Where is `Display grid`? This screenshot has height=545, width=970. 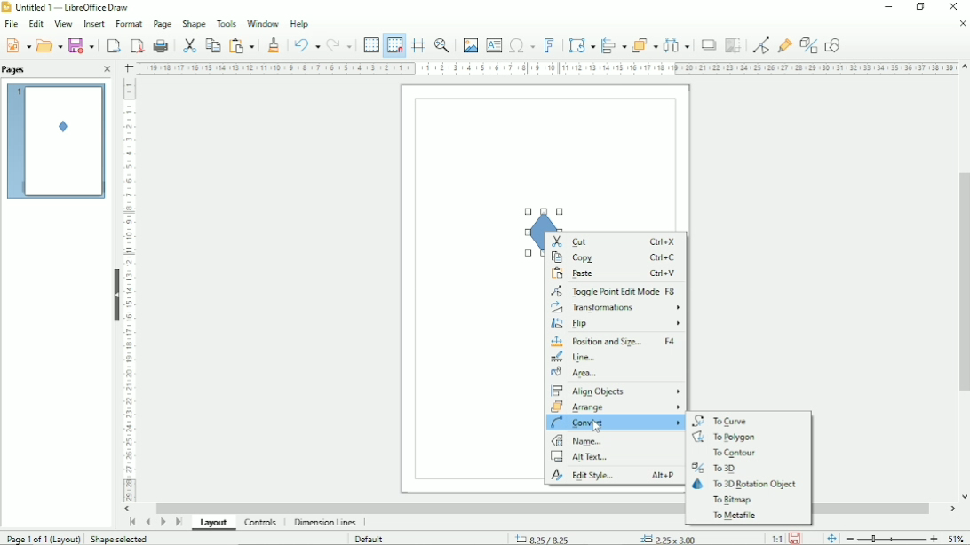
Display grid is located at coordinates (370, 43).